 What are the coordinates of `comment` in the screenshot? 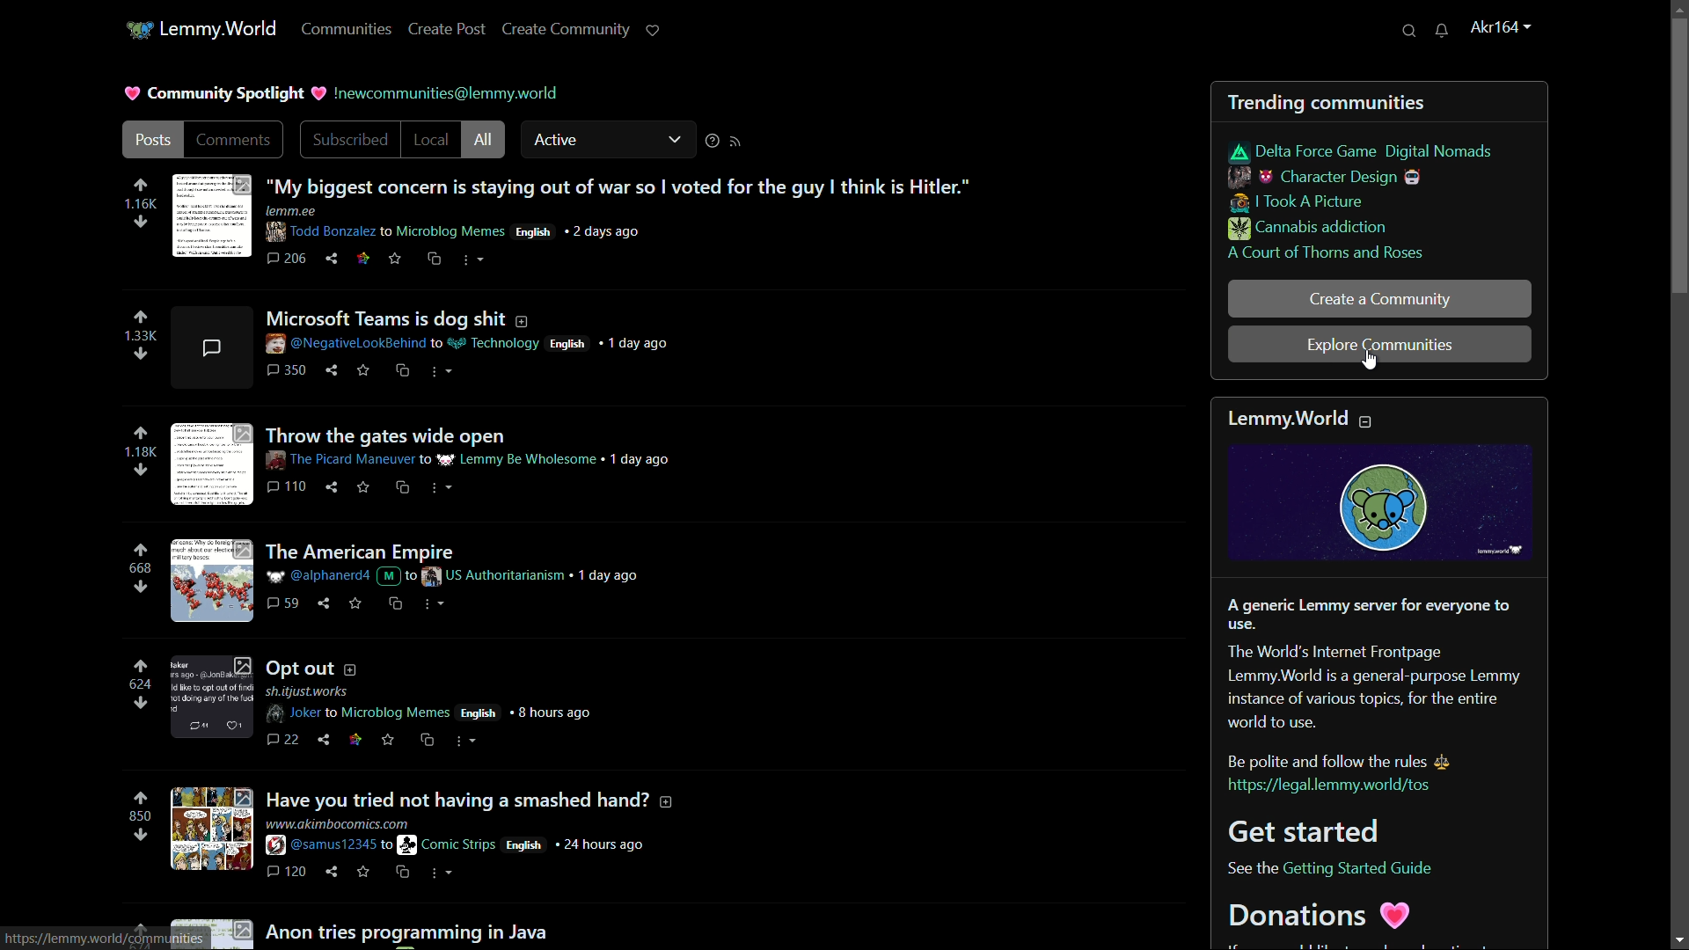 It's located at (208, 349).